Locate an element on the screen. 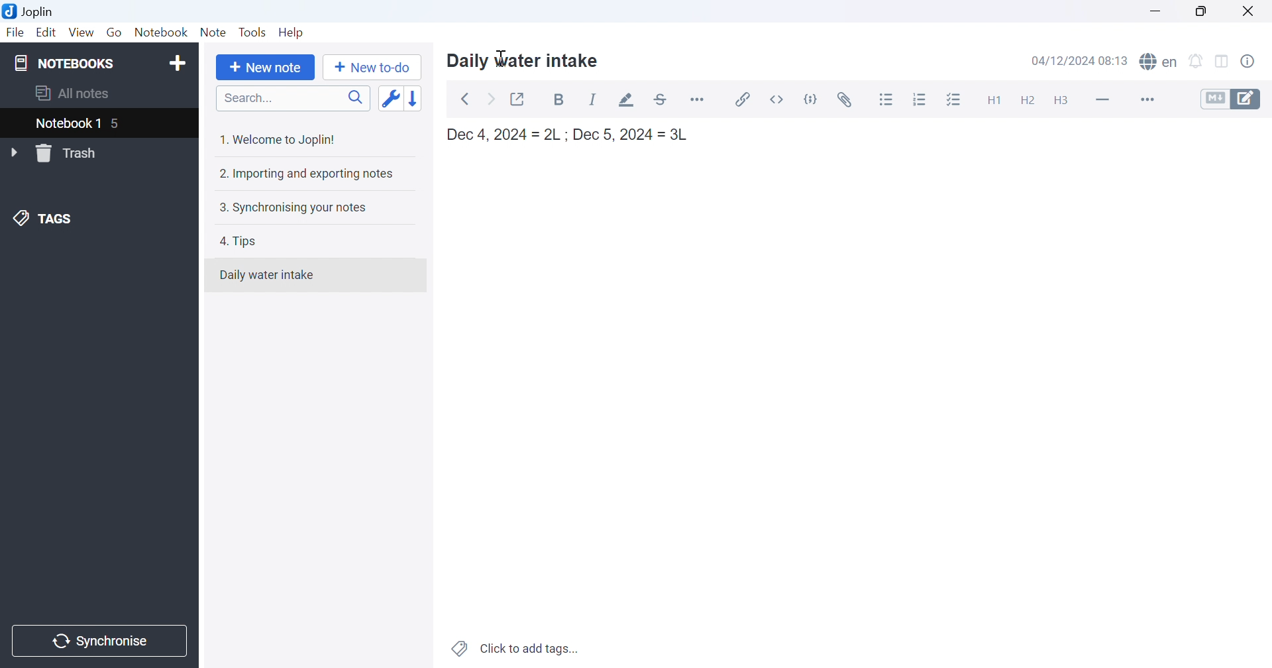  Daily water intake is located at coordinates (524, 60).